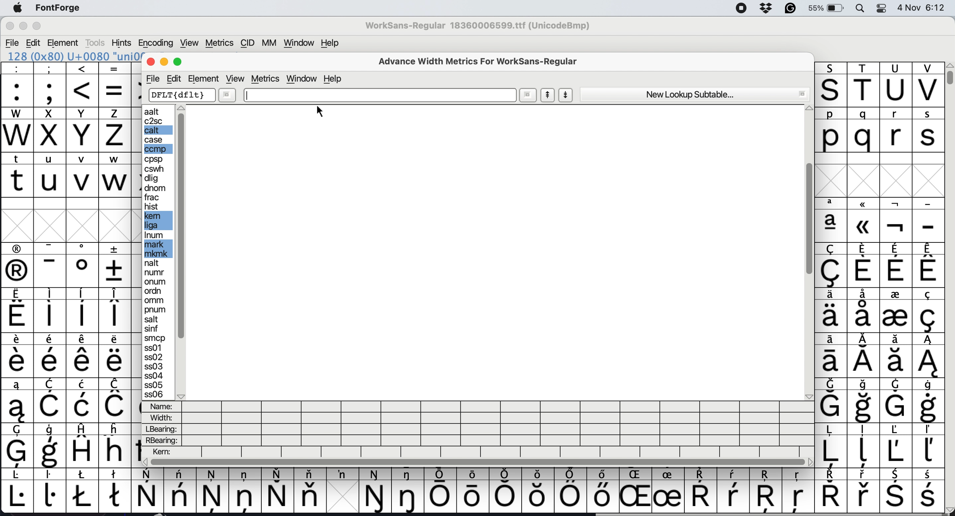  I want to click on minimise, so click(163, 62).